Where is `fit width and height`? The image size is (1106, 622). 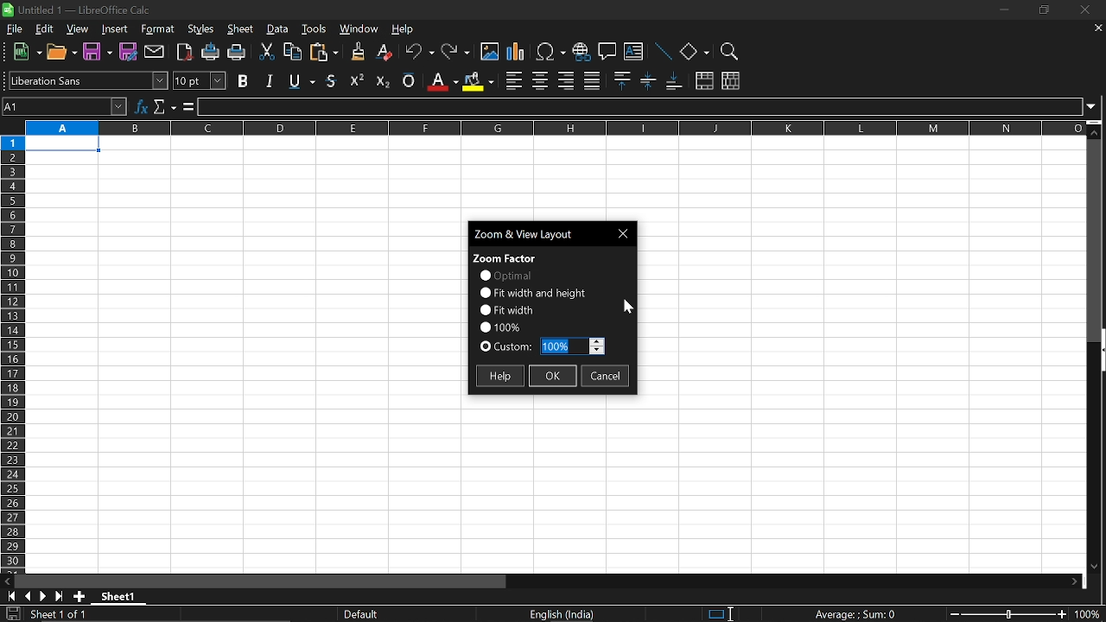
fit width and height is located at coordinates (535, 292).